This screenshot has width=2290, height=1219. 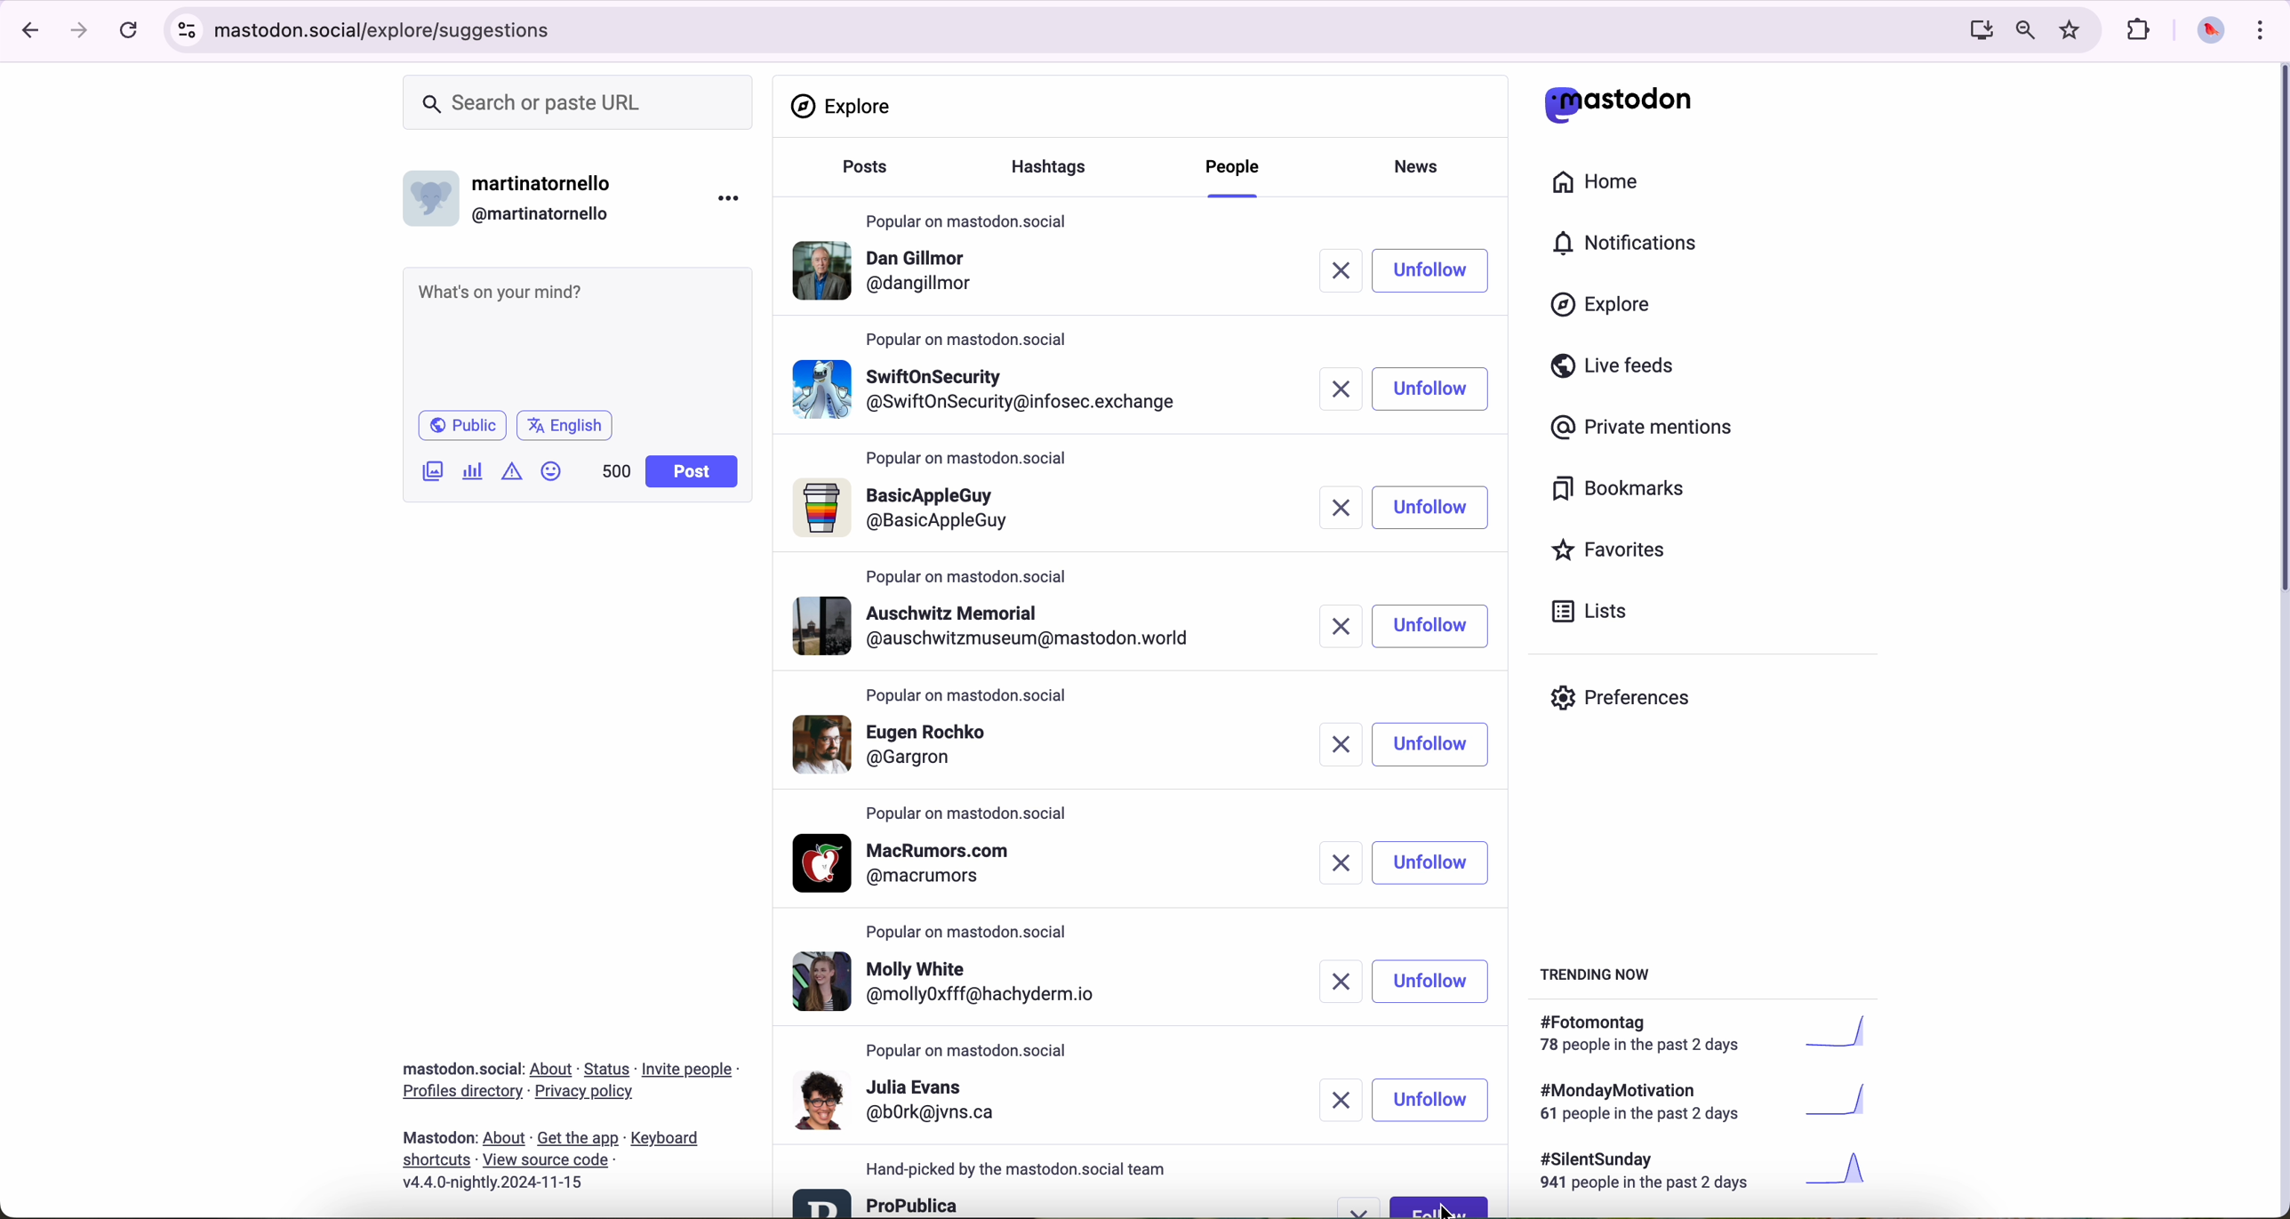 I want to click on click on people, so click(x=1237, y=176).